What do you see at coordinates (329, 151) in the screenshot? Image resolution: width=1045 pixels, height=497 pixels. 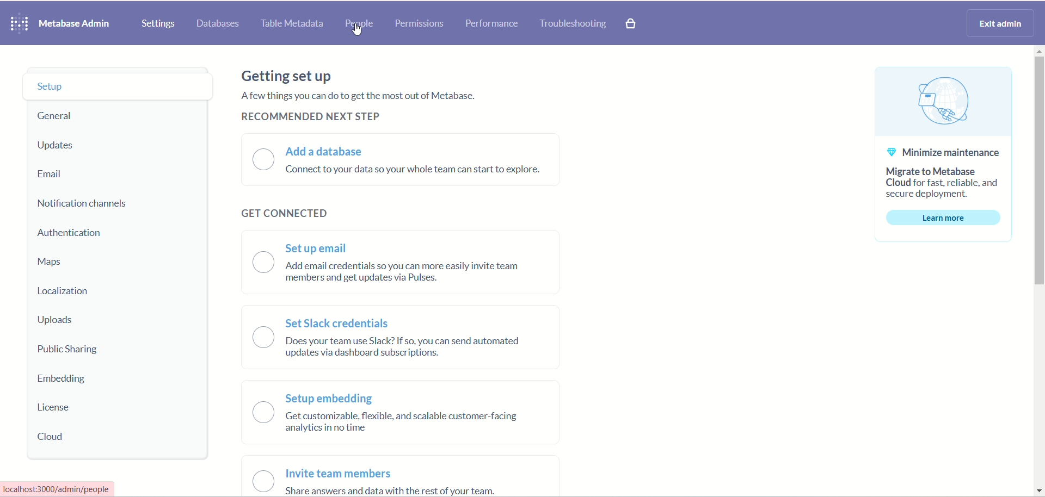 I see `add a database` at bounding box center [329, 151].